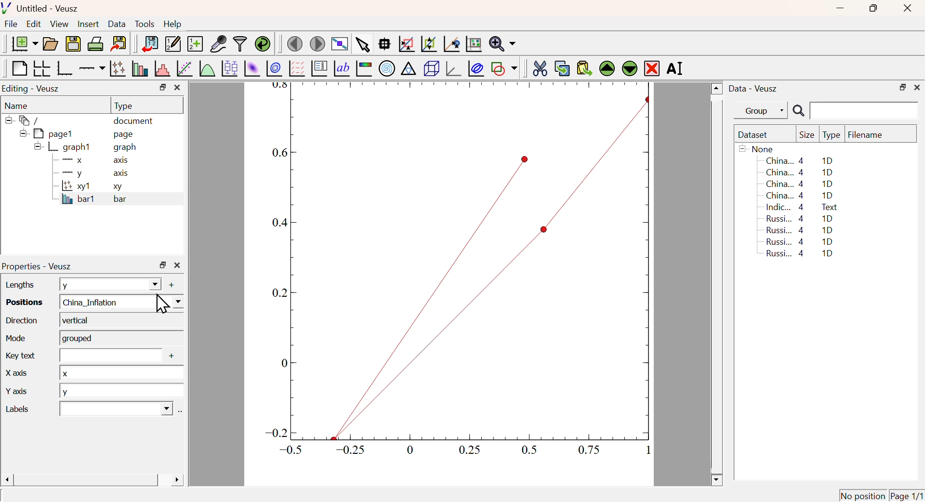  I want to click on Restore Down, so click(902, 88).